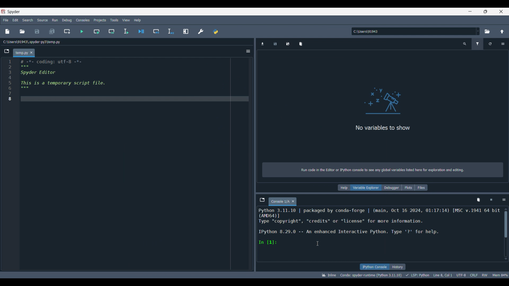 The width and height of the screenshot is (509, 286). Describe the element at coordinates (112, 32) in the screenshot. I see `Run current cell and go to next` at that location.